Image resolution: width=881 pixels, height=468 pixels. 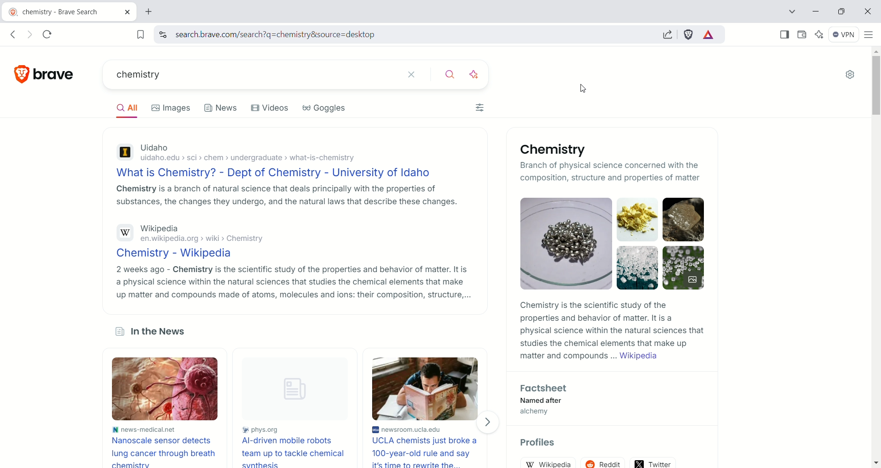 I want to click on blank thumbnail, so click(x=292, y=390).